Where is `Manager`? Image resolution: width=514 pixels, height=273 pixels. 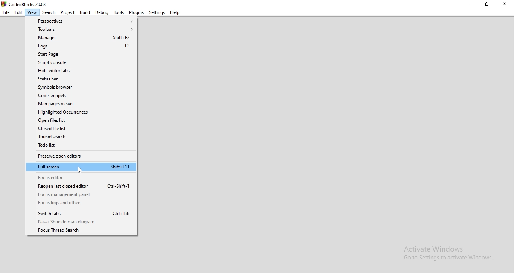 Manager is located at coordinates (79, 37).